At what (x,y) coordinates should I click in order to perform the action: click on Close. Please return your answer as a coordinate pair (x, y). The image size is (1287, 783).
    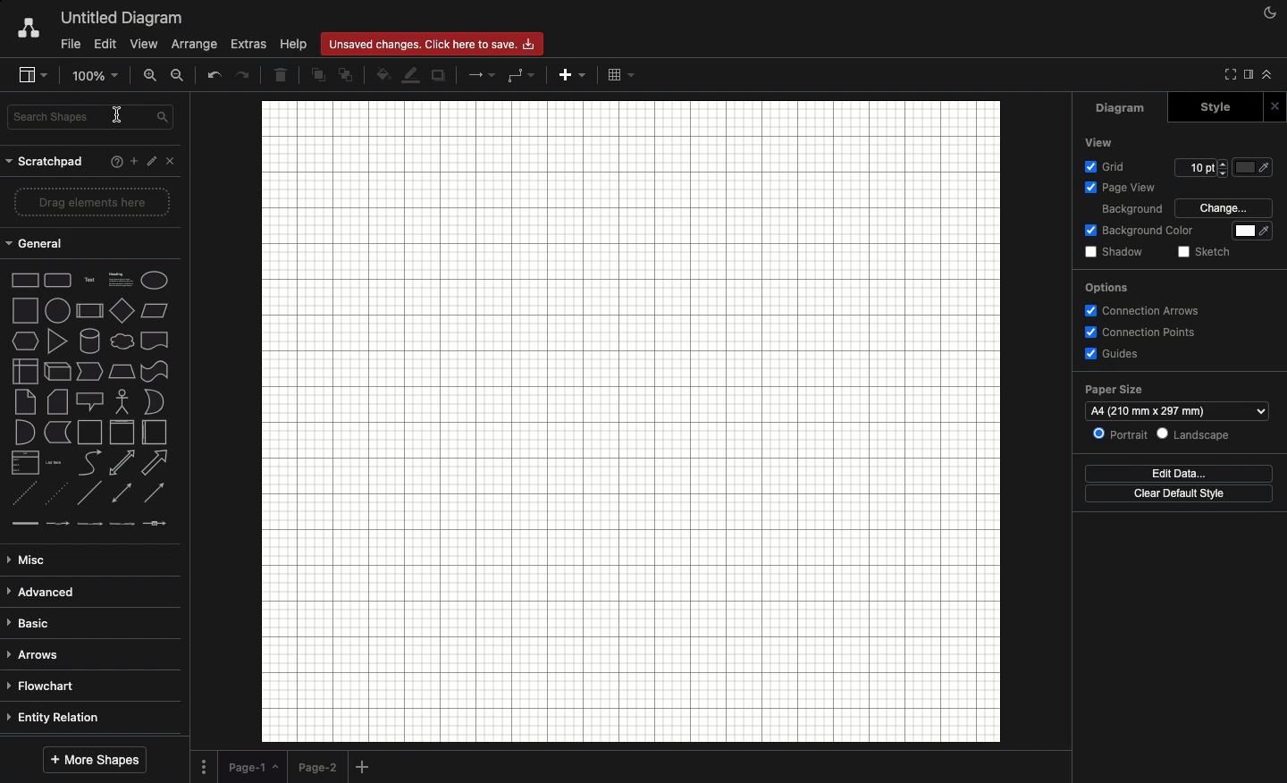
    Looking at the image, I should click on (1277, 107).